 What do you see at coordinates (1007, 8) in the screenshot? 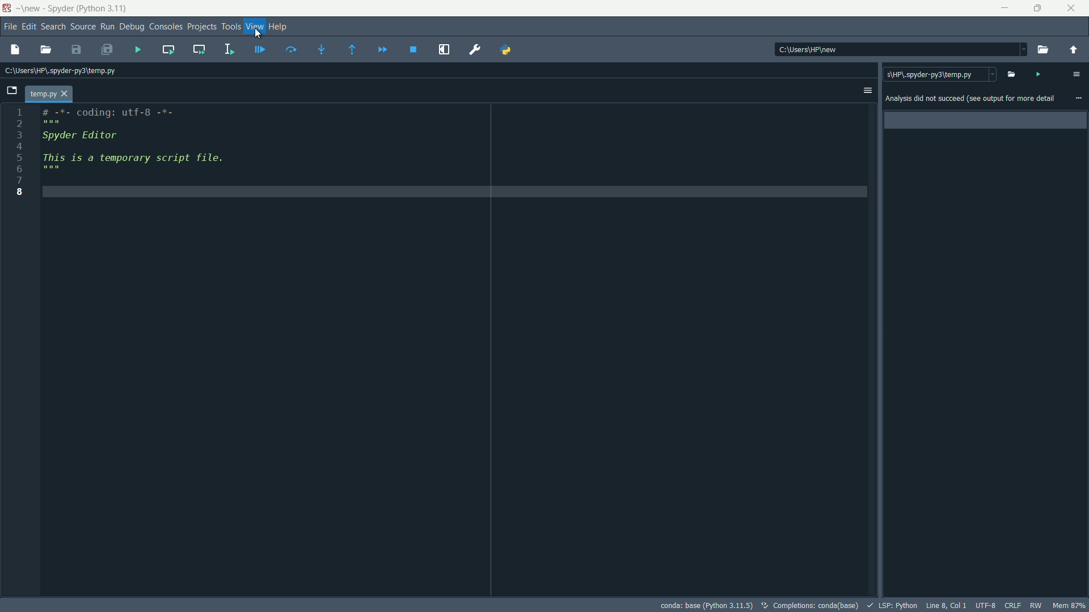
I see `minimize` at bounding box center [1007, 8].